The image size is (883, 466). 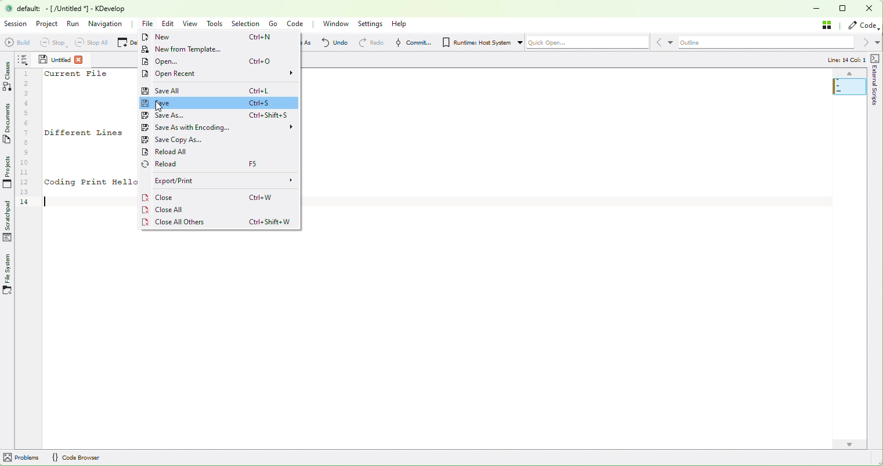 What do you see at coordinates (844, 9) in the screenshot?
I see `Box` at bounding box center [844, 9].